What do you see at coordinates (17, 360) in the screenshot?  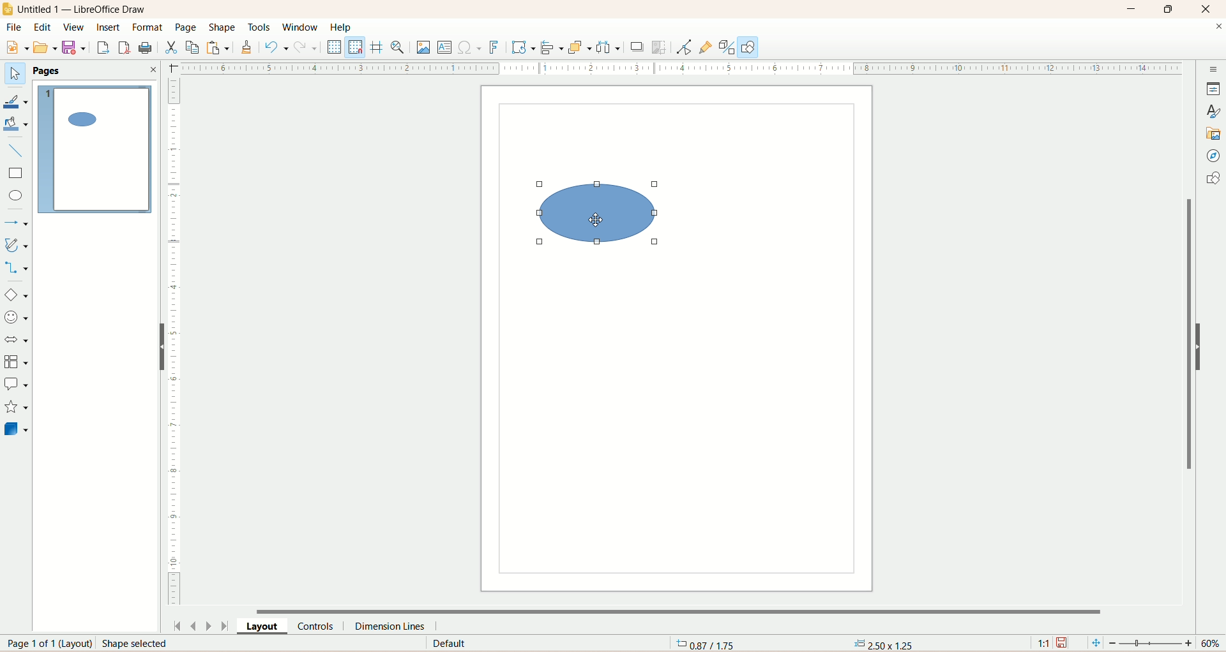 I see `flowchart` at bounding box center [17, 360].